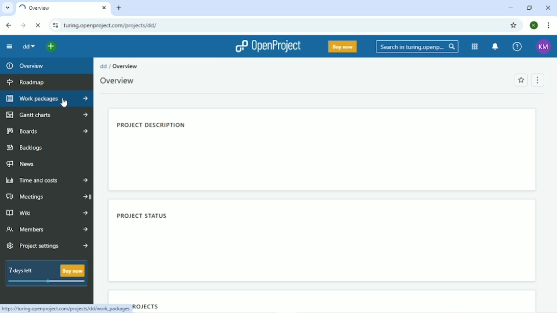 Image resolution: width=557 pixels, height=313 pixels. What do you see at coordinates (46, 180) in the screenshot?
I see `Time and costs` at bounding box center [46, 180].